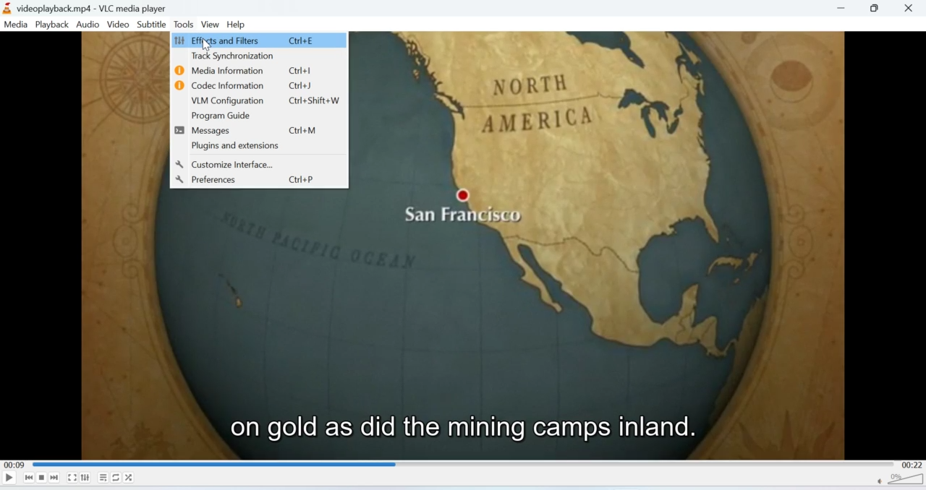 The height and width of the screenshot is (490, 926). What do you see at coordinates (9, 477) in the screenshot?
I see `Play/Pause` at bounding box center [9, 477].